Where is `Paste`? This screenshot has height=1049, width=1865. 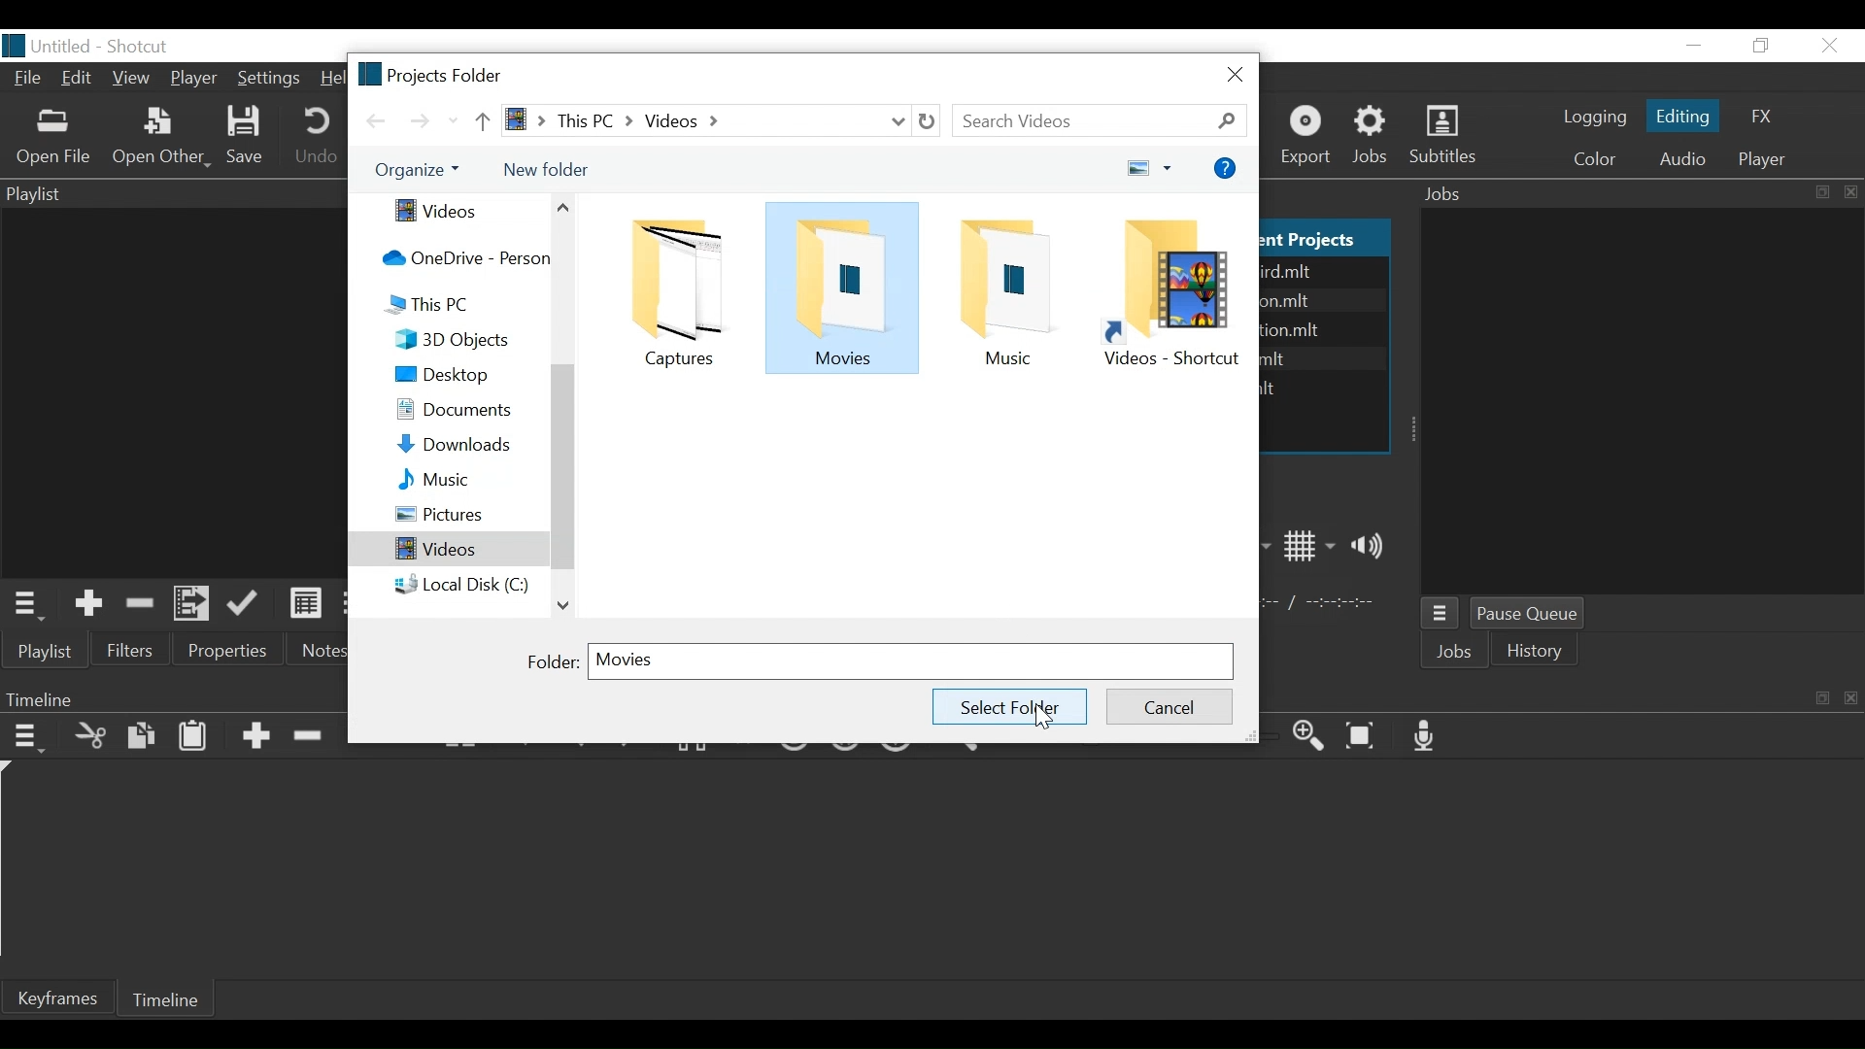
Paste is located at coordinates (193, 735).